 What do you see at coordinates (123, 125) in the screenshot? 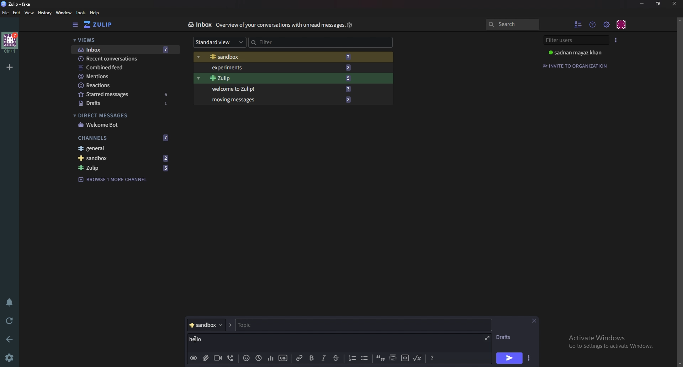
I see `Welcome bot` at bounding box center [123, 125].